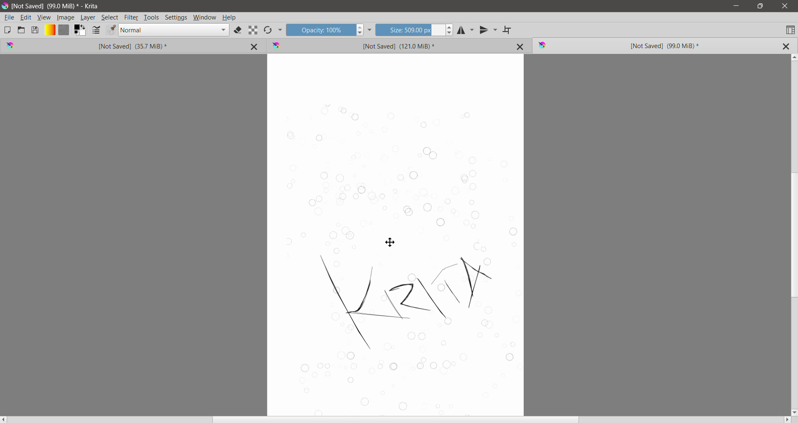  I want to click on Blending mode, so click(174, 30).